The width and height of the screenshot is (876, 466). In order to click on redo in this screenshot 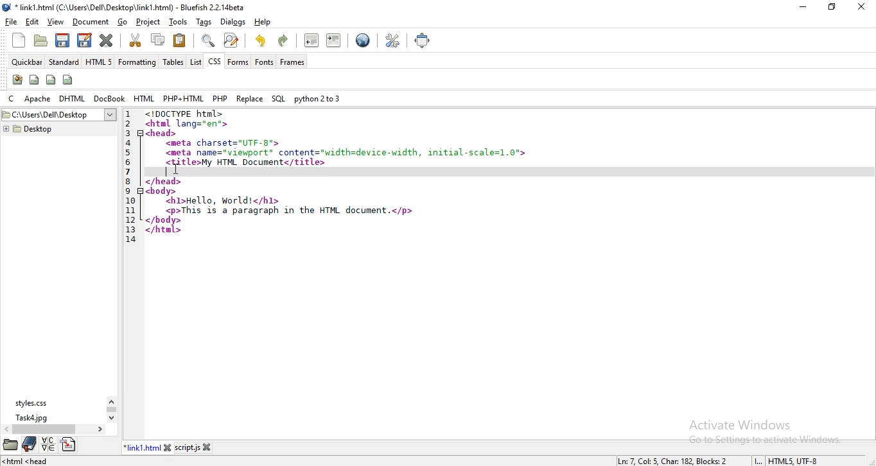, I will do `click(283, 41)`.